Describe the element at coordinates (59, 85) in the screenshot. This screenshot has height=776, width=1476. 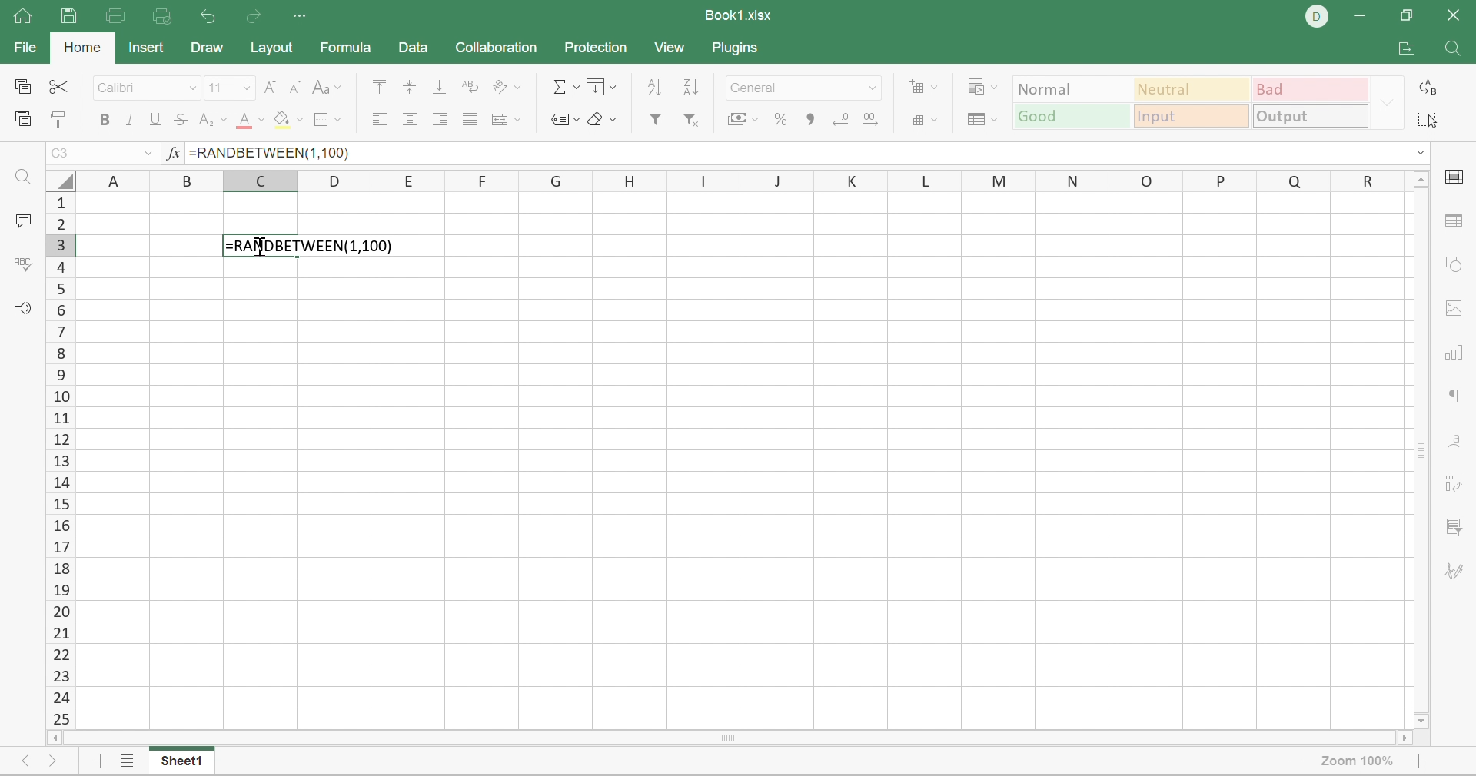
I see `Cut` at that location.